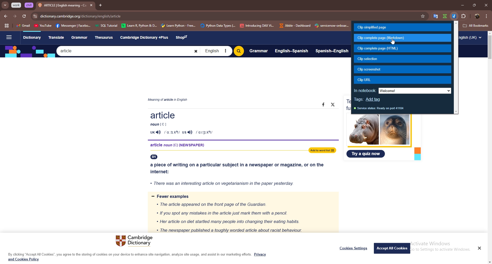 The image size is (492, 264). Describe the element at coordinates (17, 5) in the screenshot. I see `grouped tab` at that location.